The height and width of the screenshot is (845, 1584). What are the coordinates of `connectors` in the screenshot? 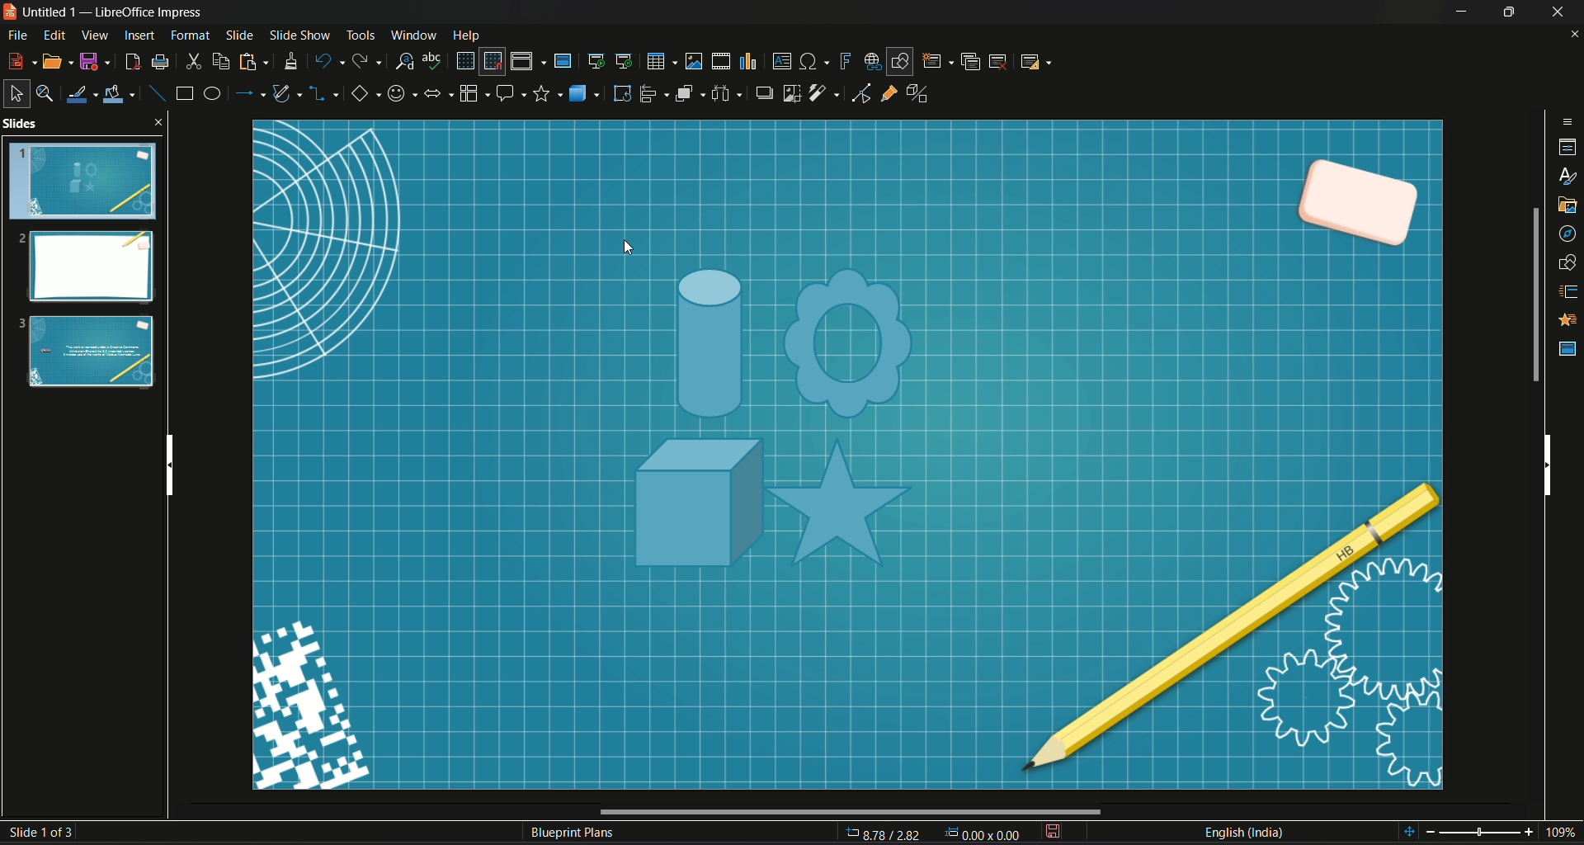 It's located at (324, 95).